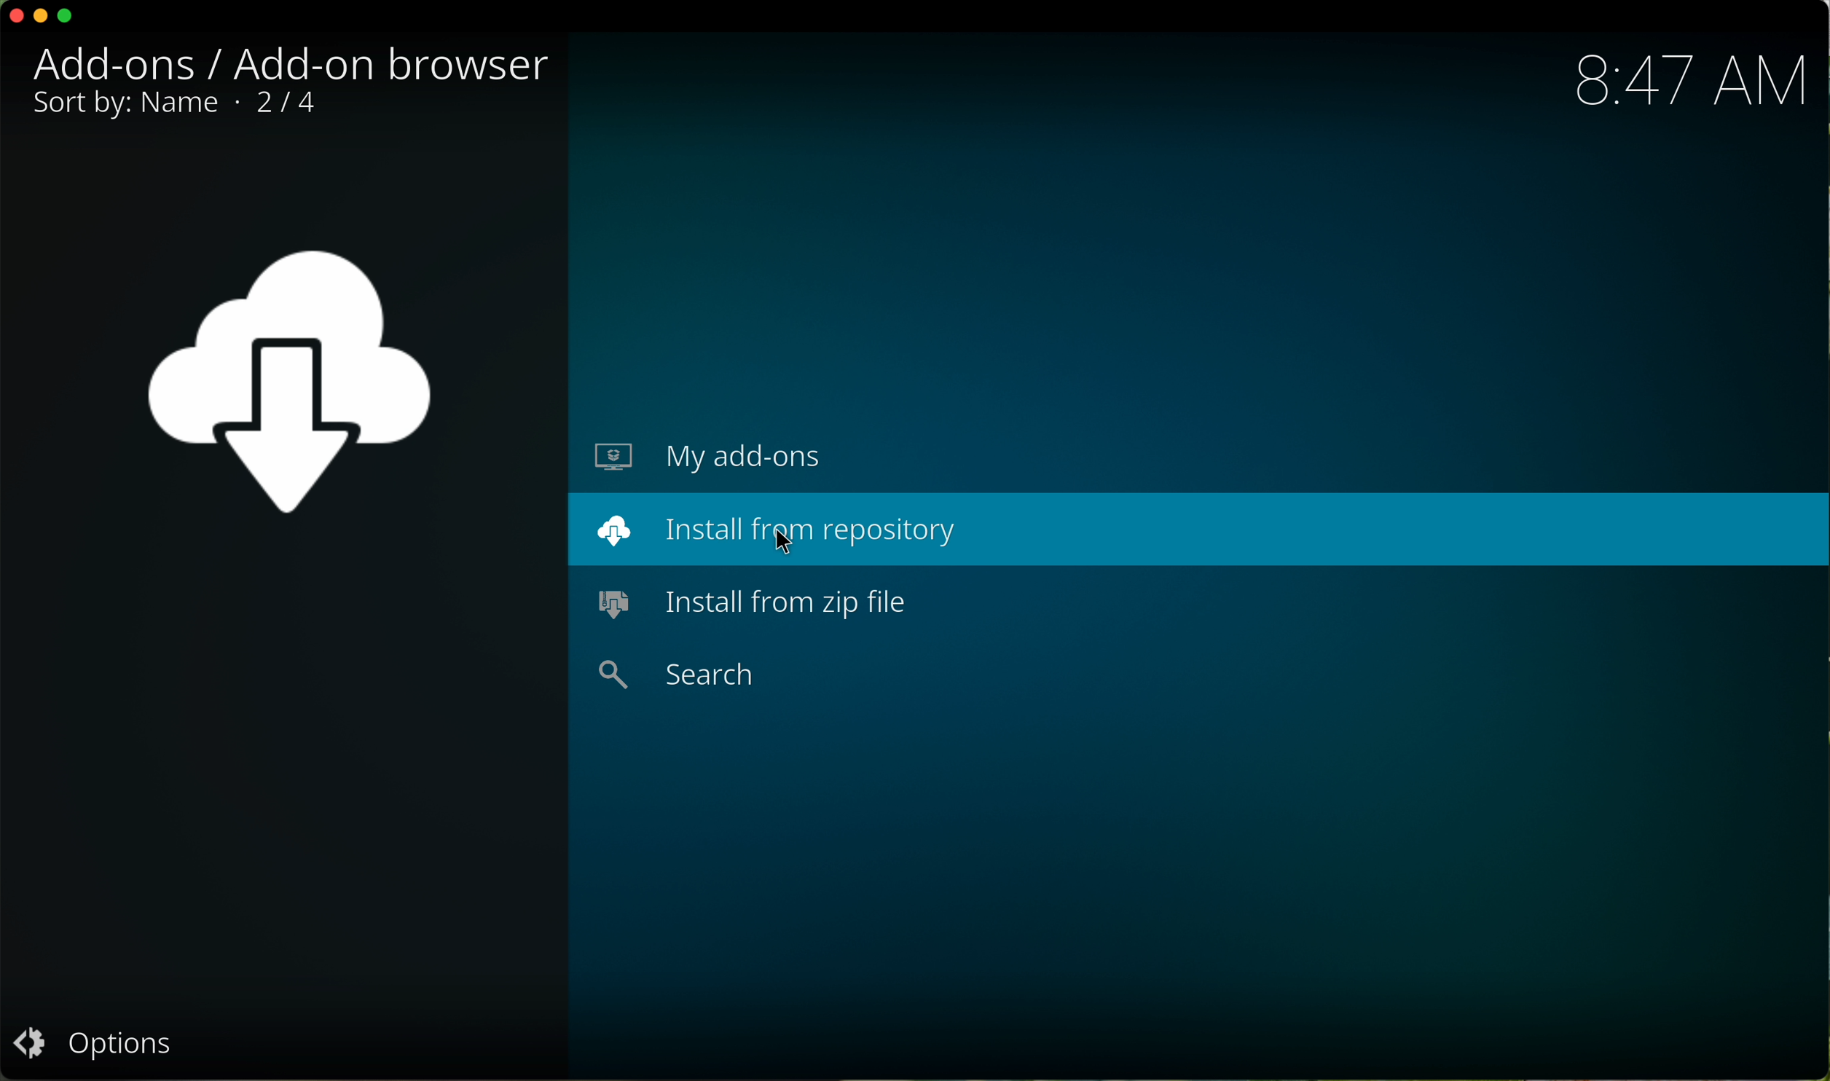 The width and height of the screenshot is (1830, 1081). What do you see at coordinates (684, 680) in the screenshot?
I see `search` at bounding box center [684, 680].